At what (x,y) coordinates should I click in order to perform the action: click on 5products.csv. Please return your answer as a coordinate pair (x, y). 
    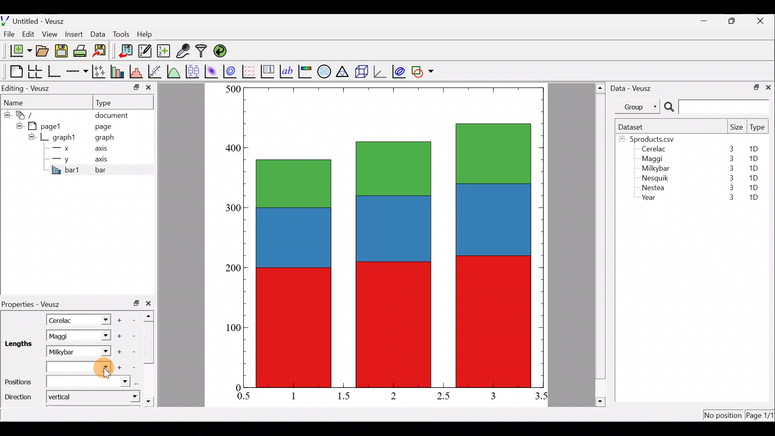
    Looking at the image, I should click on (651, 138).